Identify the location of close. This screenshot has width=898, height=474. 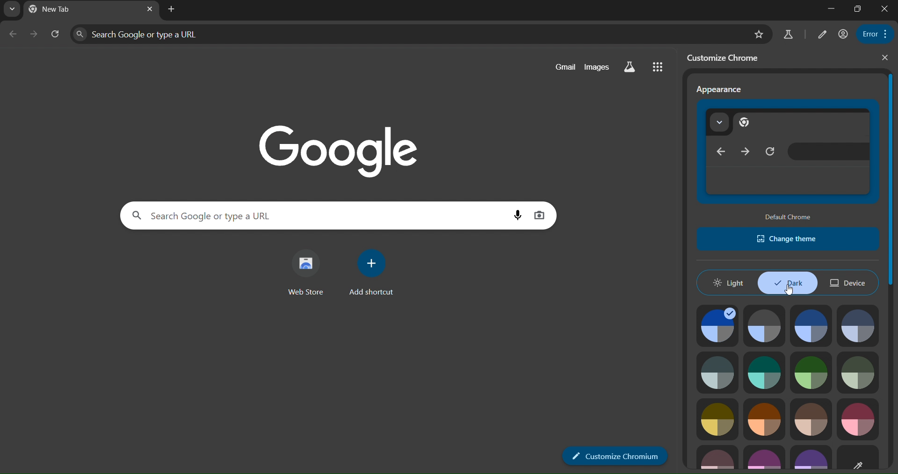
(886, 57).